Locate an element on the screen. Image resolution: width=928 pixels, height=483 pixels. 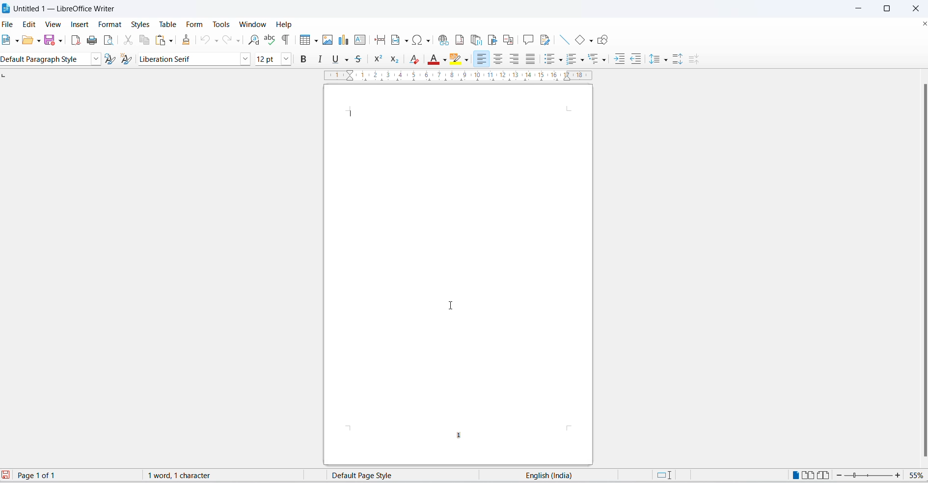
new file options is located at coordinates (17, 40).